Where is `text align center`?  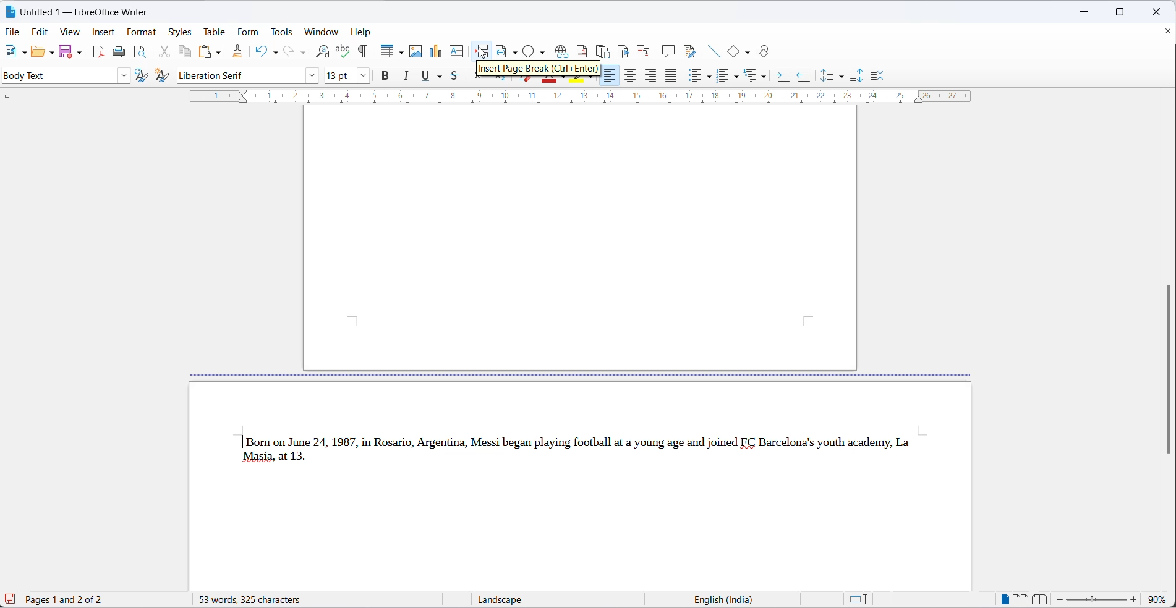
text align center is located at coordinates (630, 76).